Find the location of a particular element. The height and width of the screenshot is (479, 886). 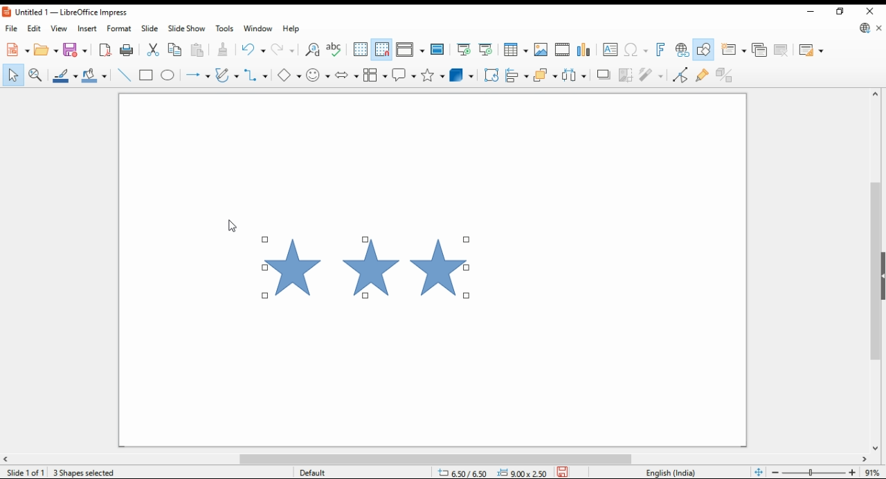

save is located at coordinates (562, 471).